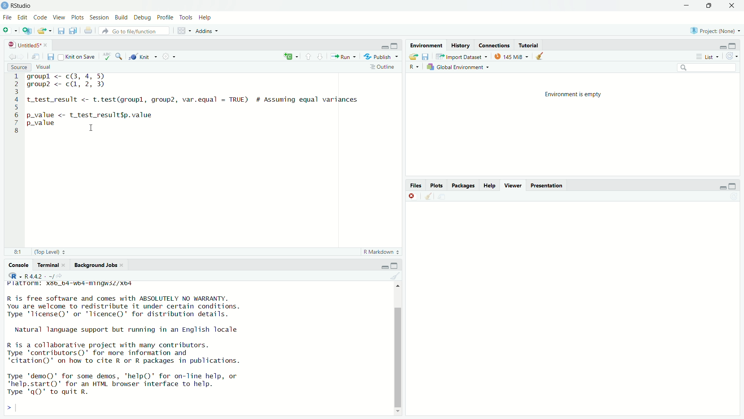 The image size is (744, 419). Describe the element at coordinates (548, 185) in the screenshot. I see `Presentation` at that location.